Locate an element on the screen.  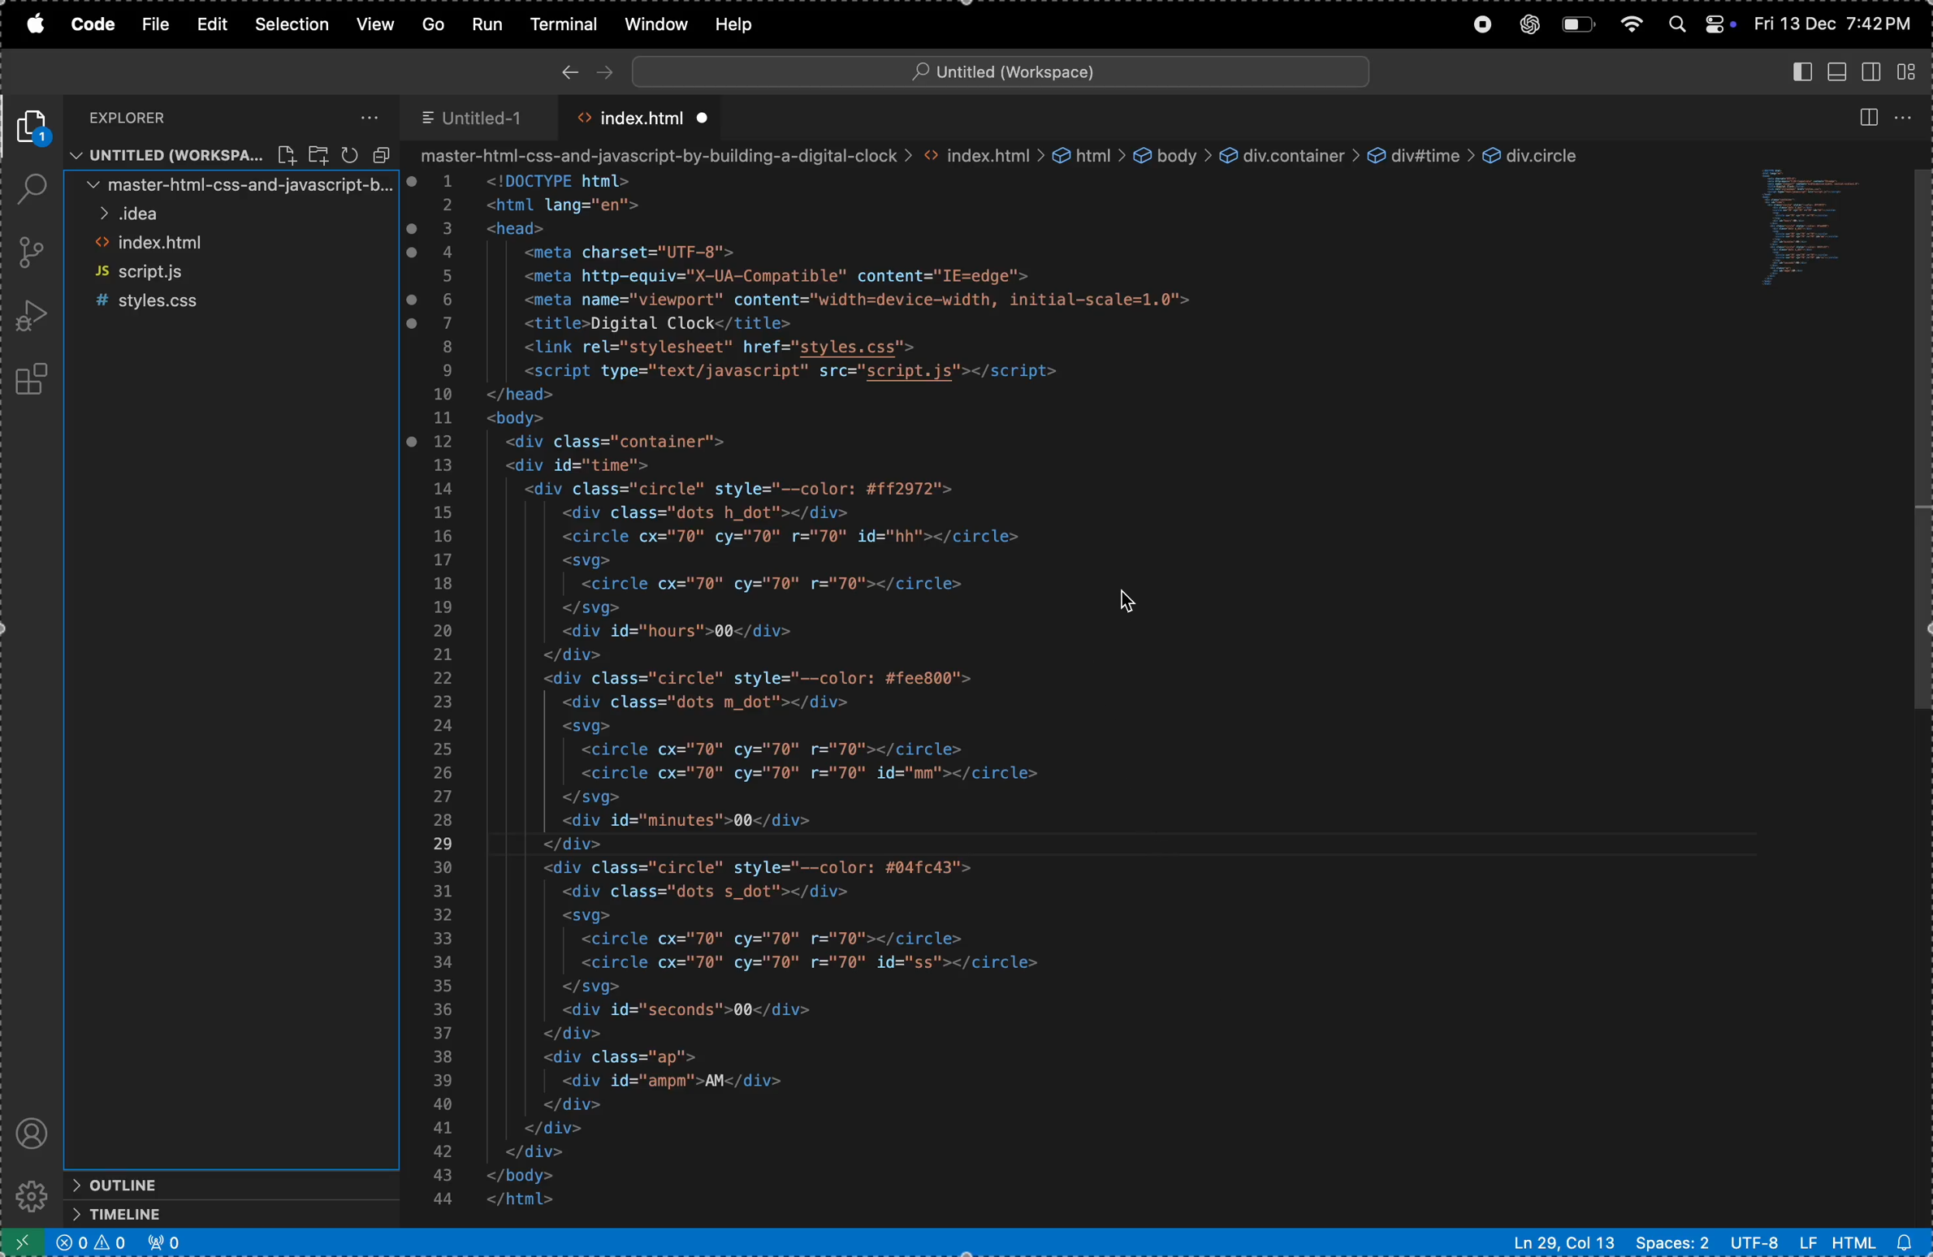
Line Number is located at coordinates (443, 689).